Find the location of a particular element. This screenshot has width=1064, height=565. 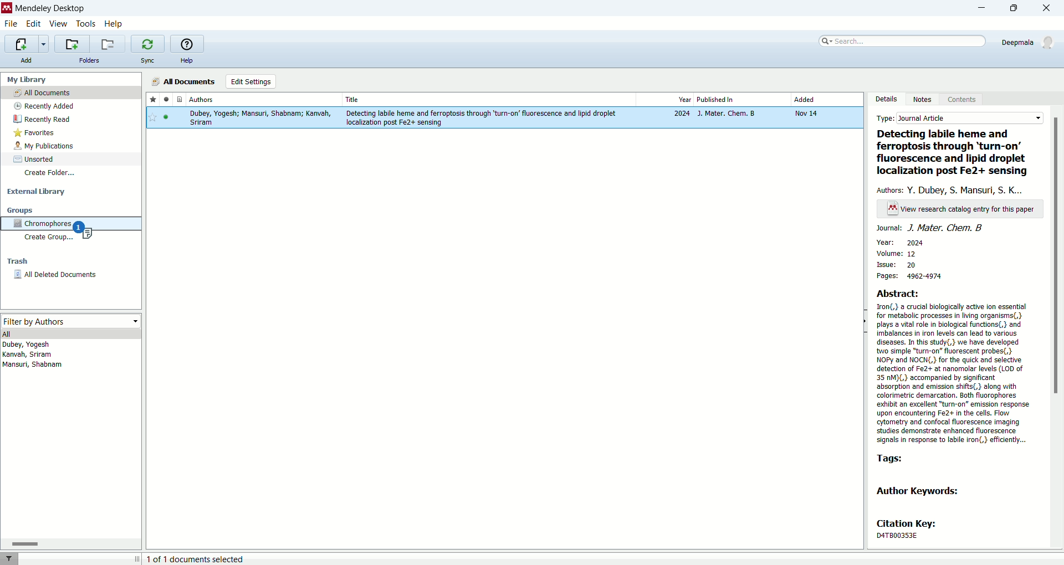

help guide for mendeley is located at coordinates (186, 44).